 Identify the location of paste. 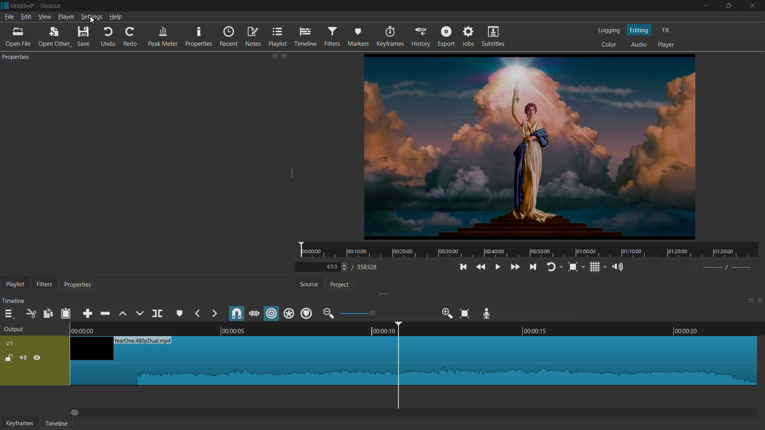
(67, 313).